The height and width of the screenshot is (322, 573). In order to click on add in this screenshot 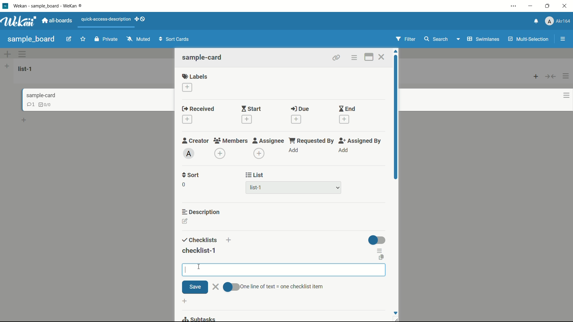, I will do `click(534, 77)`.